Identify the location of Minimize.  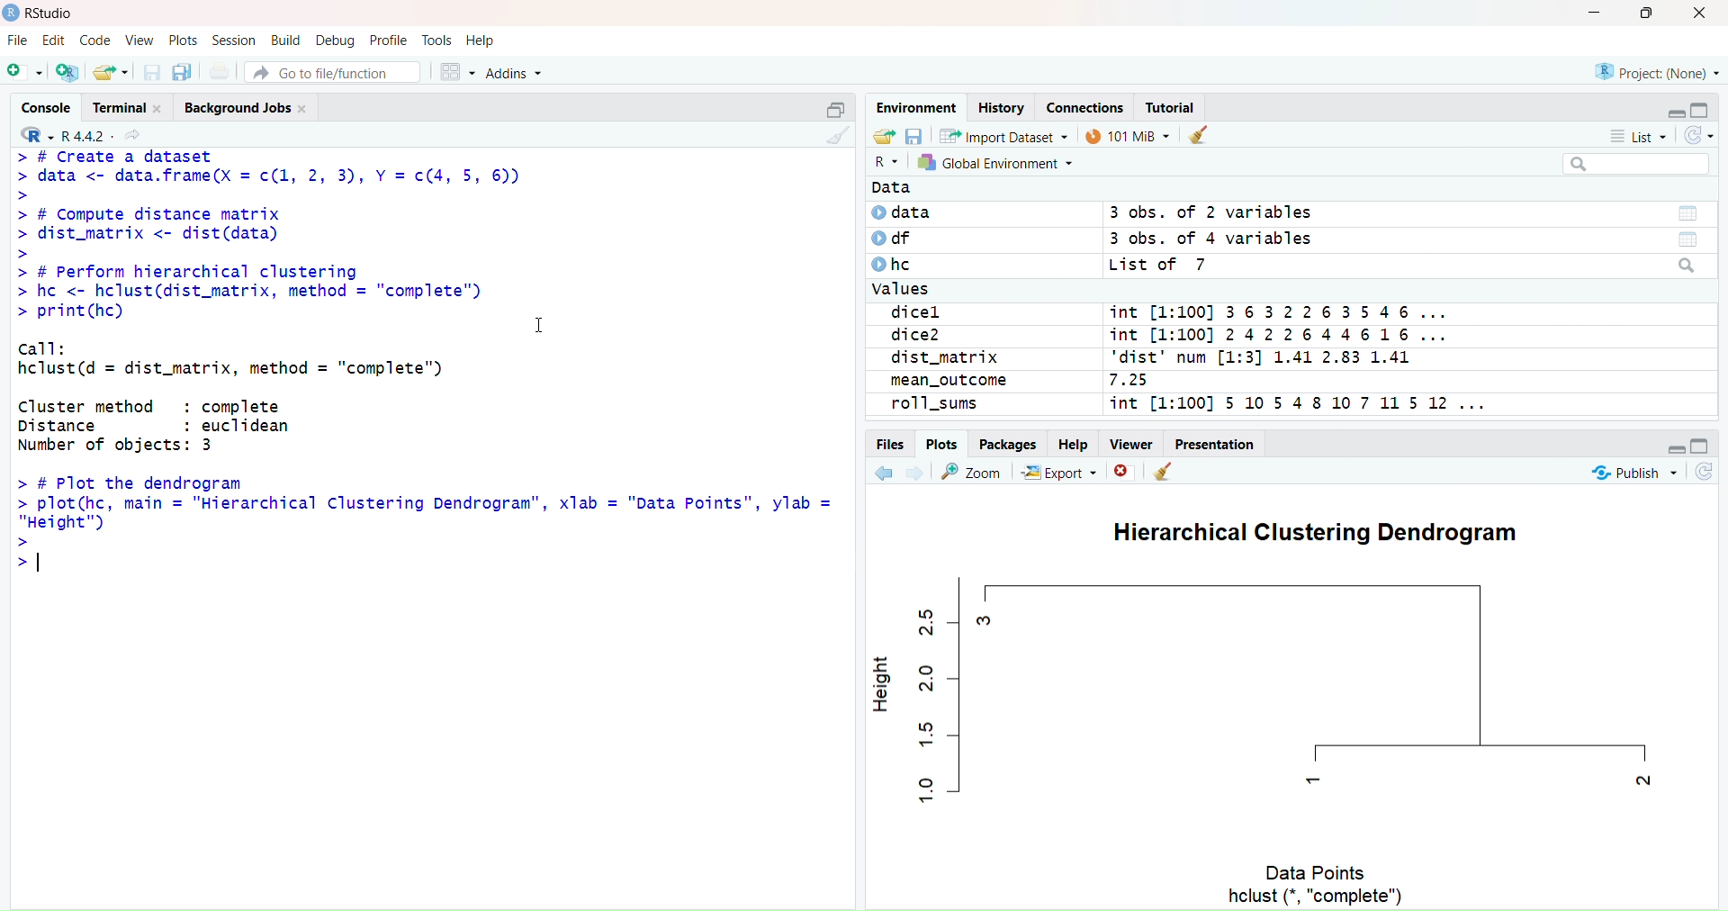
(1677, 449).